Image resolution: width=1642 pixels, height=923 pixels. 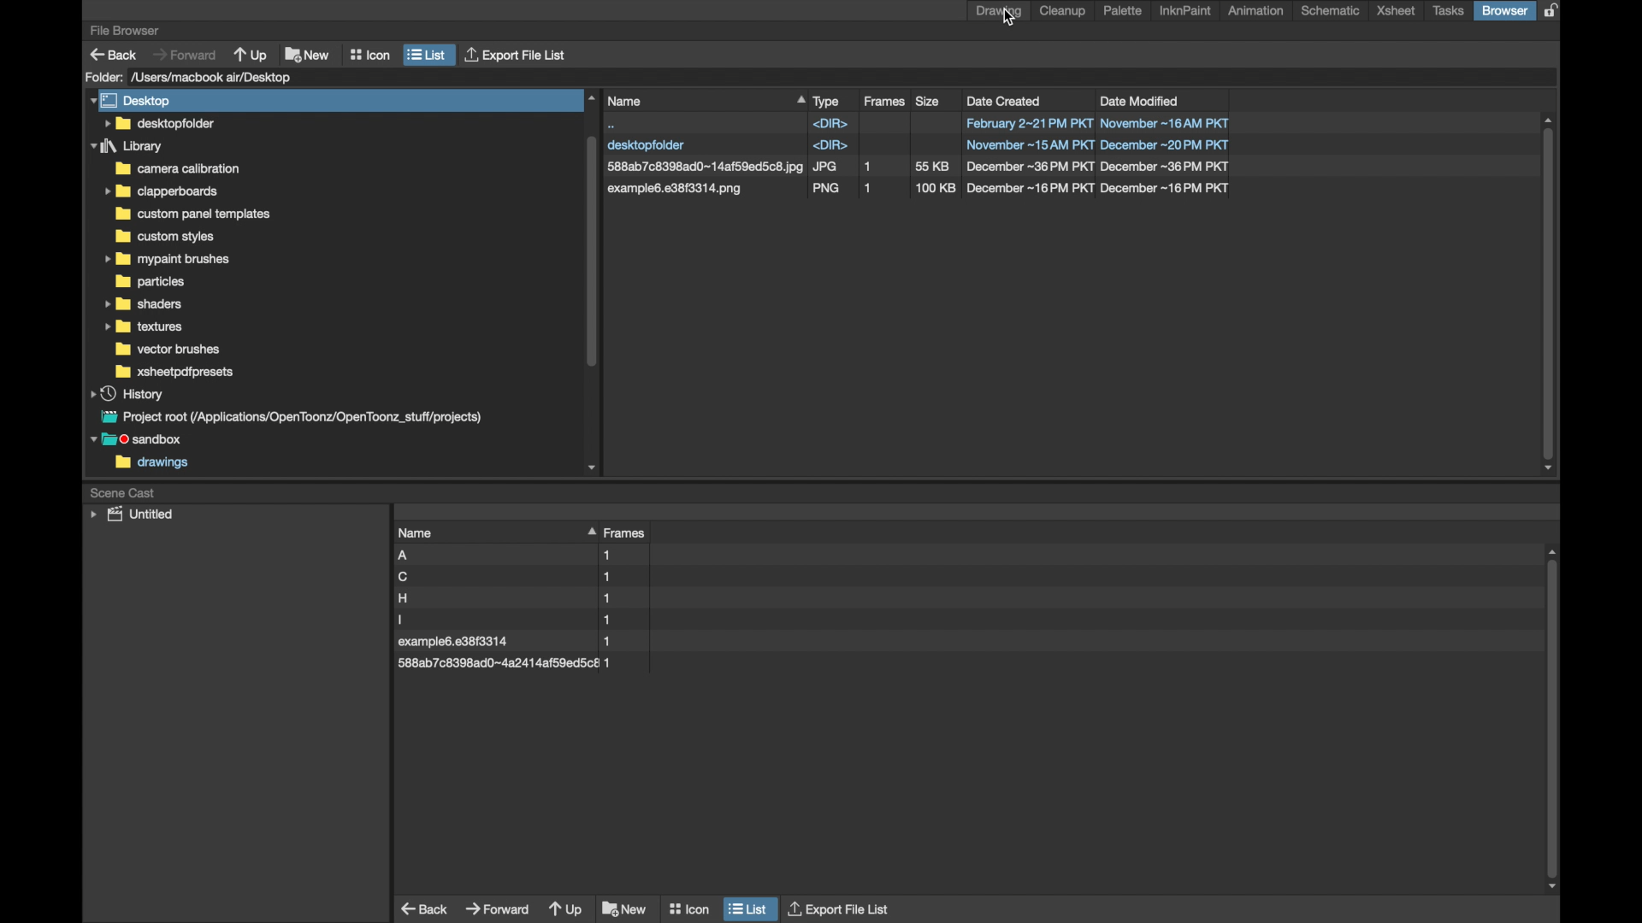 What do you see at coordinates (150, 282) in the screenshot?
I see `folder` at bounding box center [150, 282].